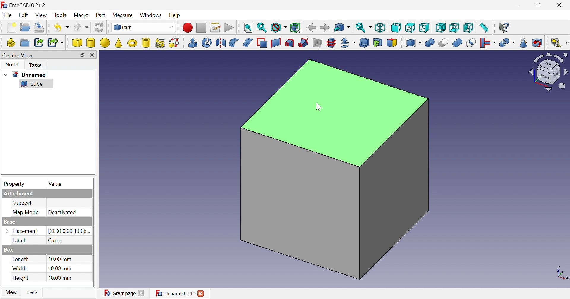 The height and width of the screenshot is (299, 570). Describe the element at coordinates (102, 15) in the screenshot. I see `Part` at that location.